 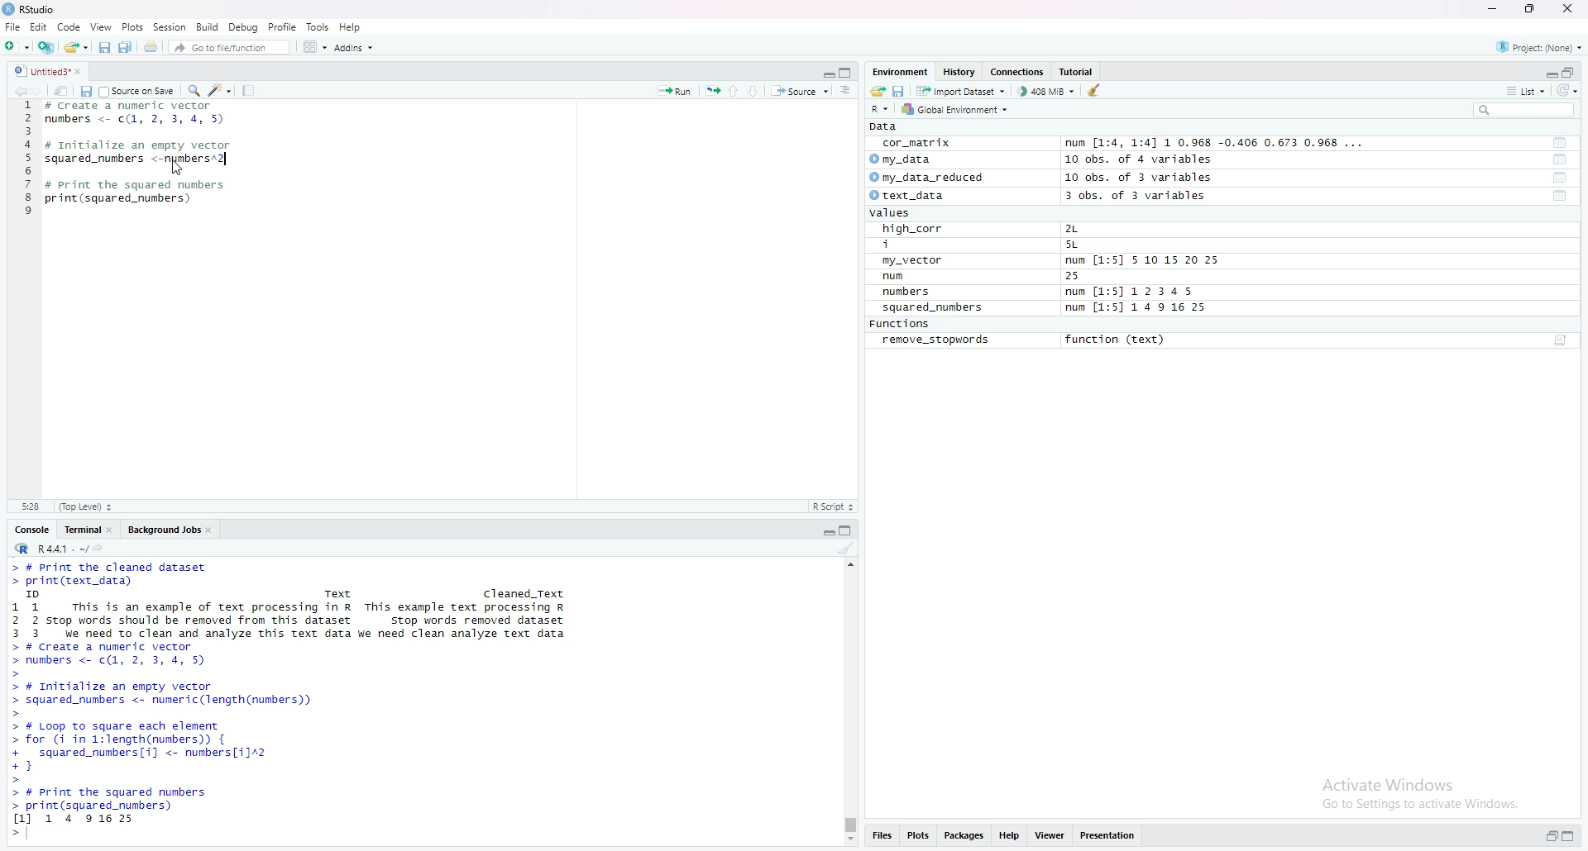 I want to click on Console, so click(x=32, y=528).